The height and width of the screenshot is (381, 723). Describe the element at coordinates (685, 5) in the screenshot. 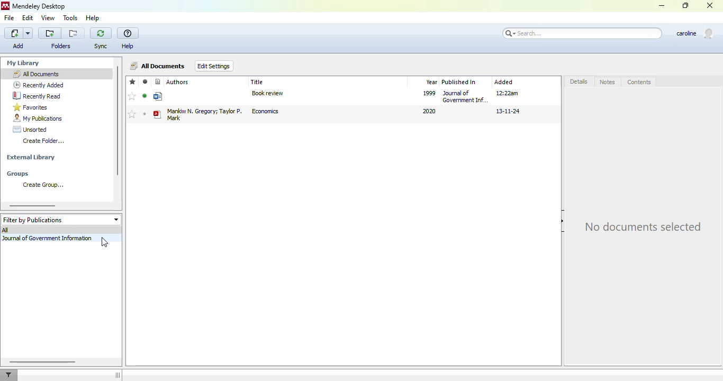

I see `maximize` at that location.